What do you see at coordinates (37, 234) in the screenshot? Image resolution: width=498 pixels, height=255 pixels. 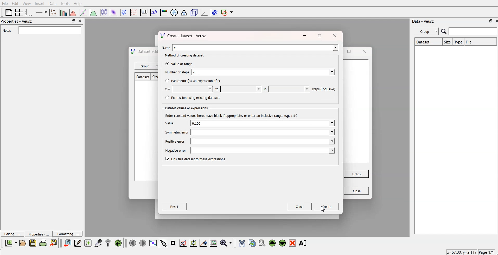 I see `Properties` at bounding box center [37, 234].